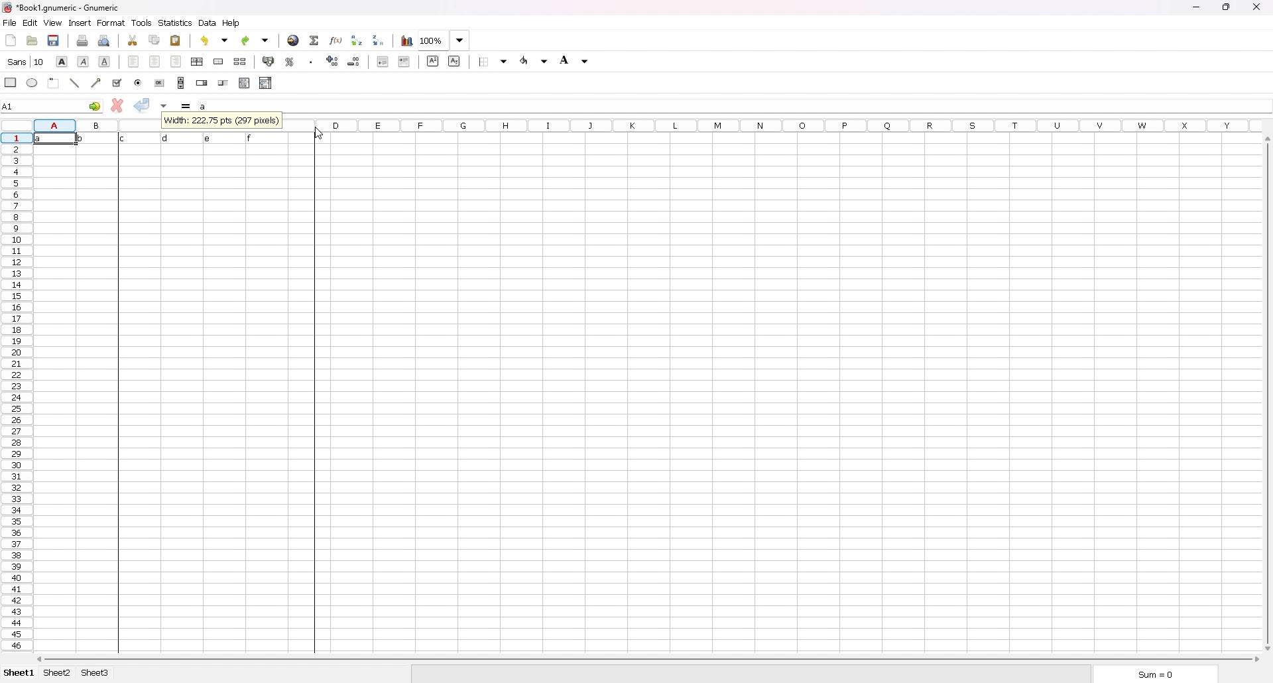 The height and width of the screenshot is (683, 1273). Describe the element at coordinates (57, 674) in the screenshot. I see `sheet 2` at that location.